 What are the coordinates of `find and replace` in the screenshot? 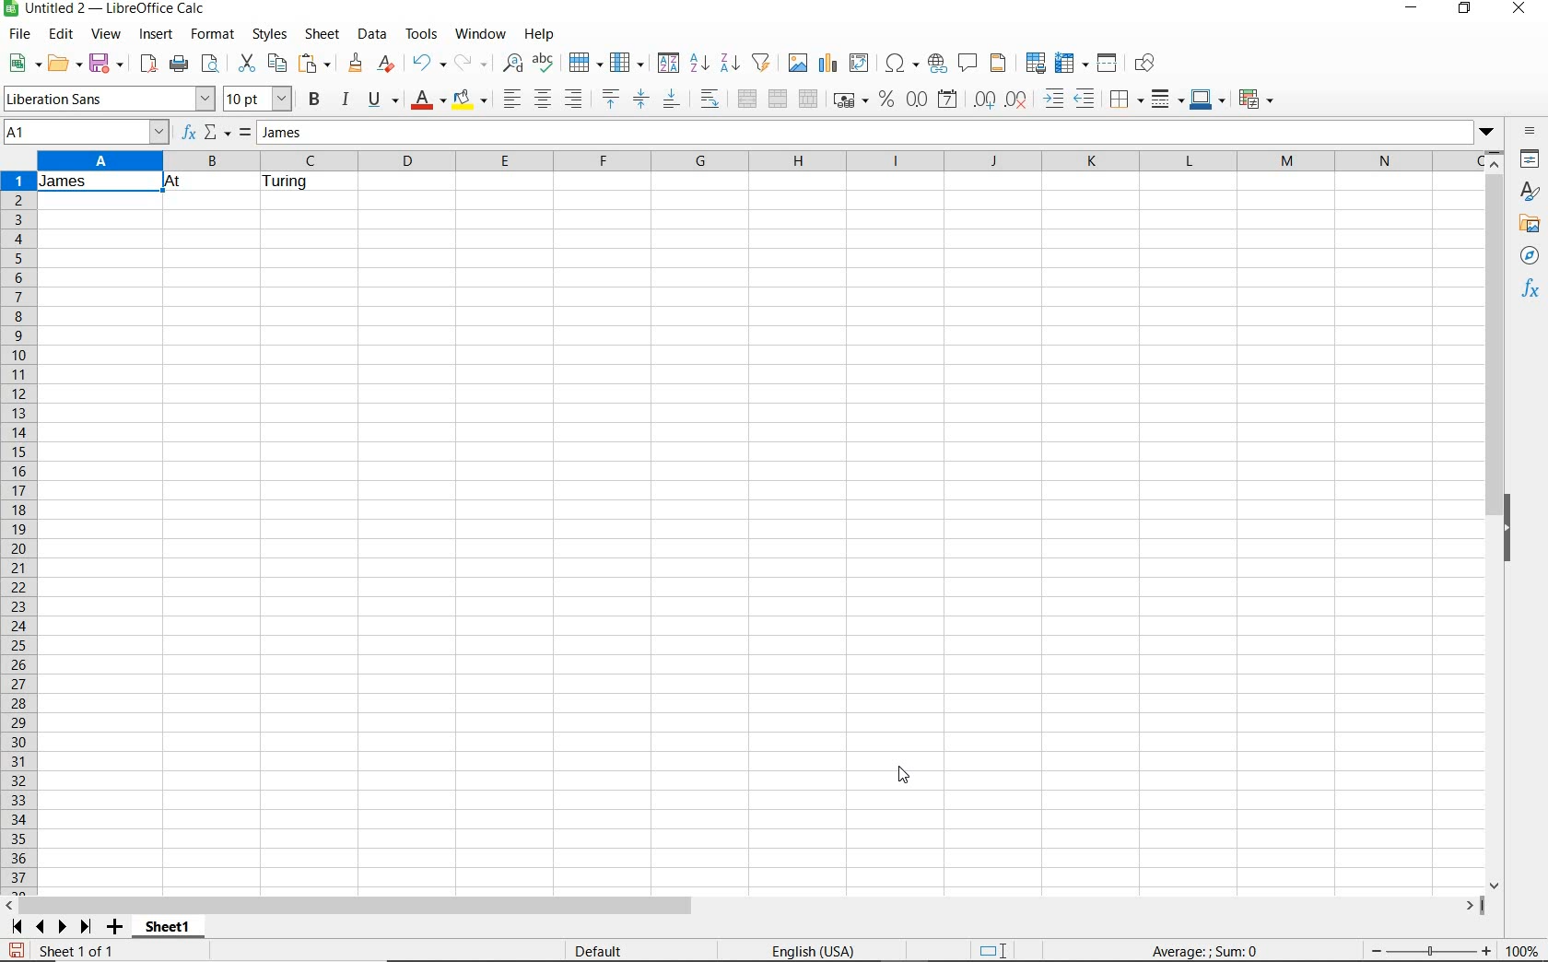 It's located at (514, 63).